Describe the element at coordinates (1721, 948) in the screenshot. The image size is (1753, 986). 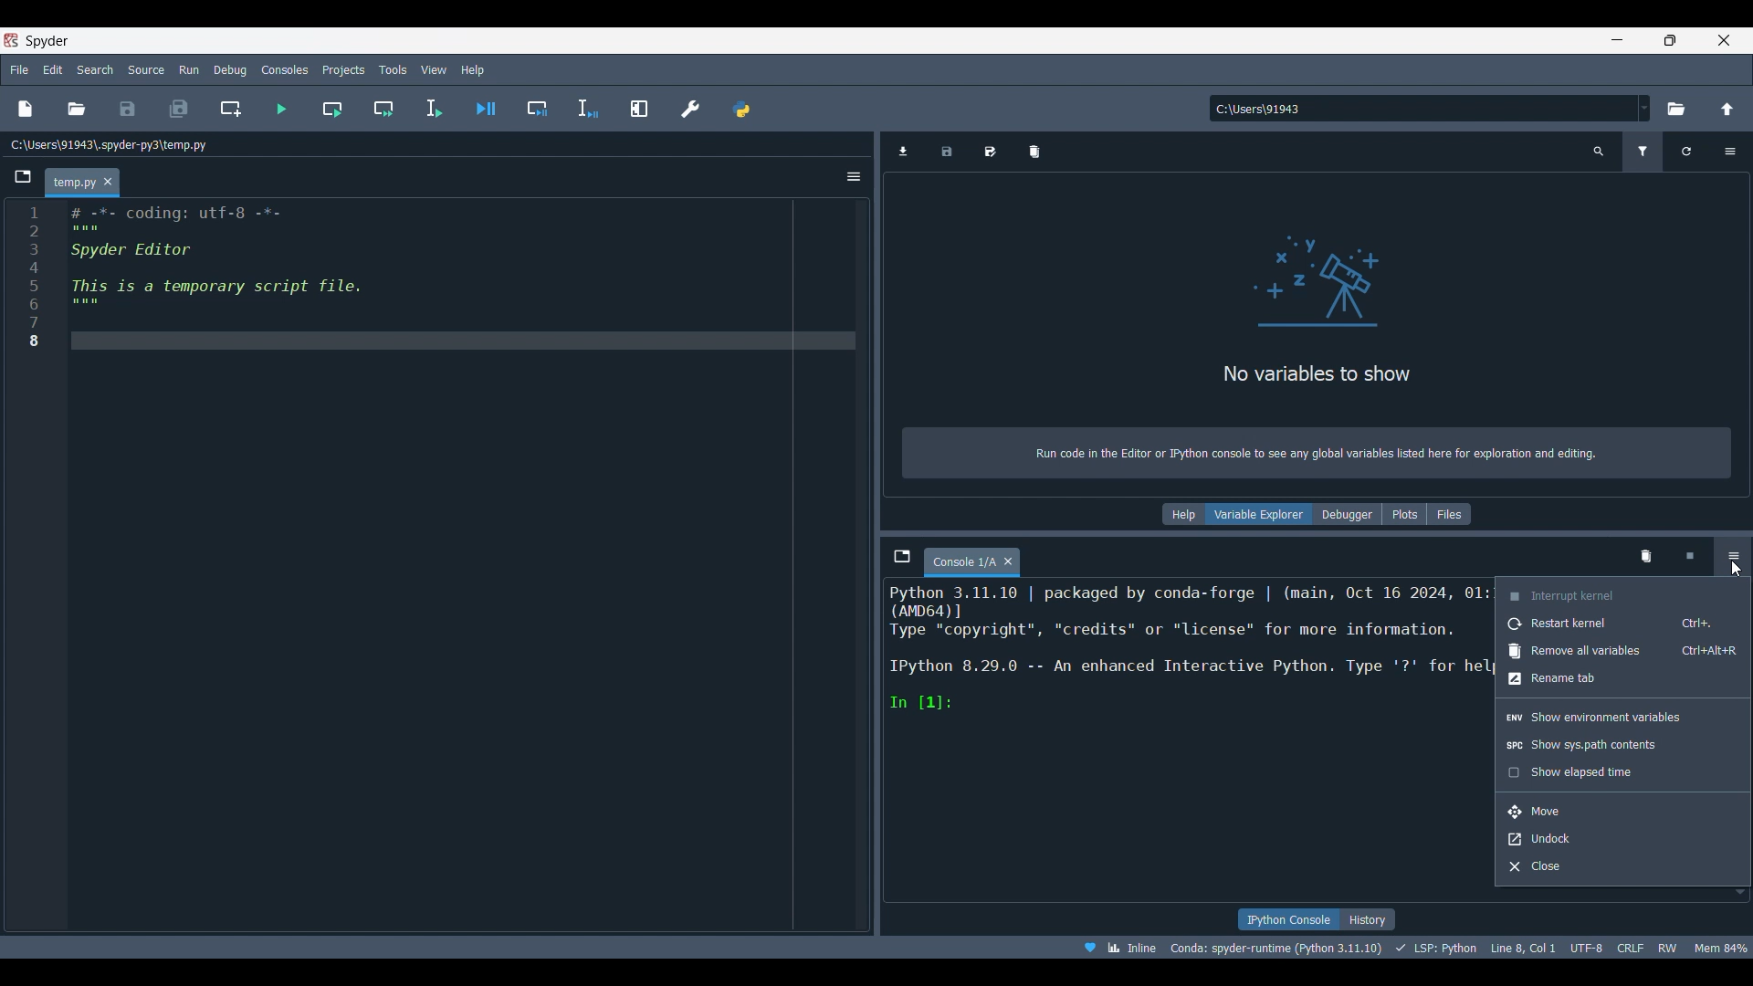
I see `Men` at that location.